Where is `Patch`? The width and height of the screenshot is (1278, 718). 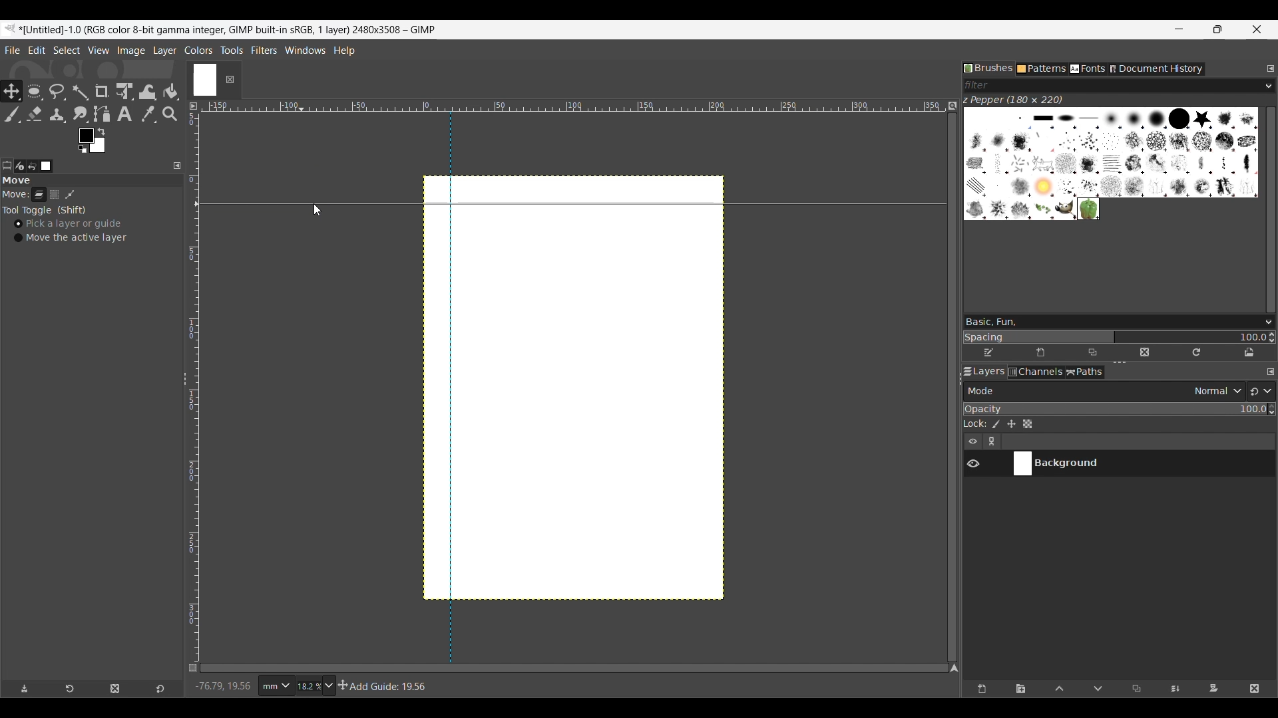
Patch is located at coordinates (75, 195).